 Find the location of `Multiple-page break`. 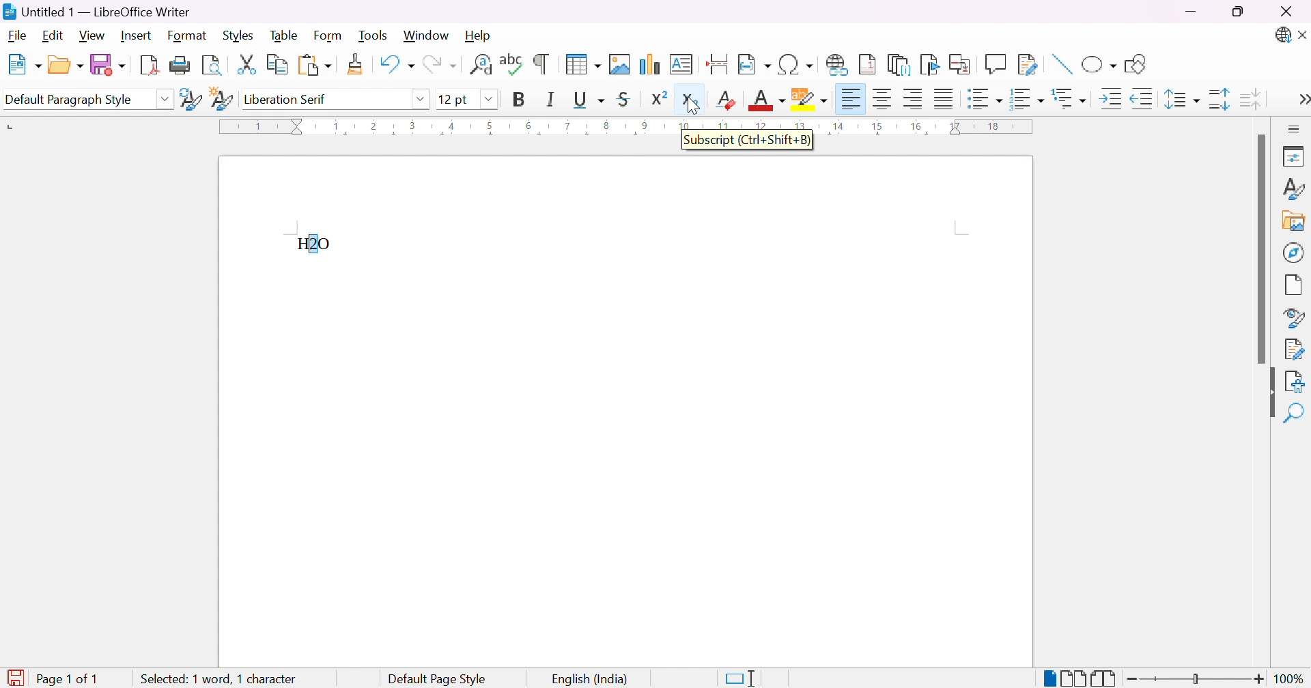

Multiple-page break is located at coordinates (1073, 680).